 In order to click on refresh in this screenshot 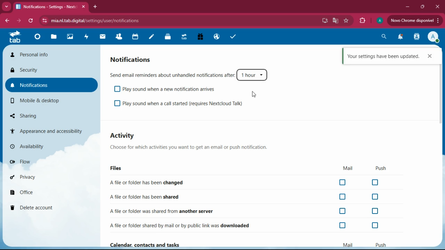, I will do `click(31, 21)`.